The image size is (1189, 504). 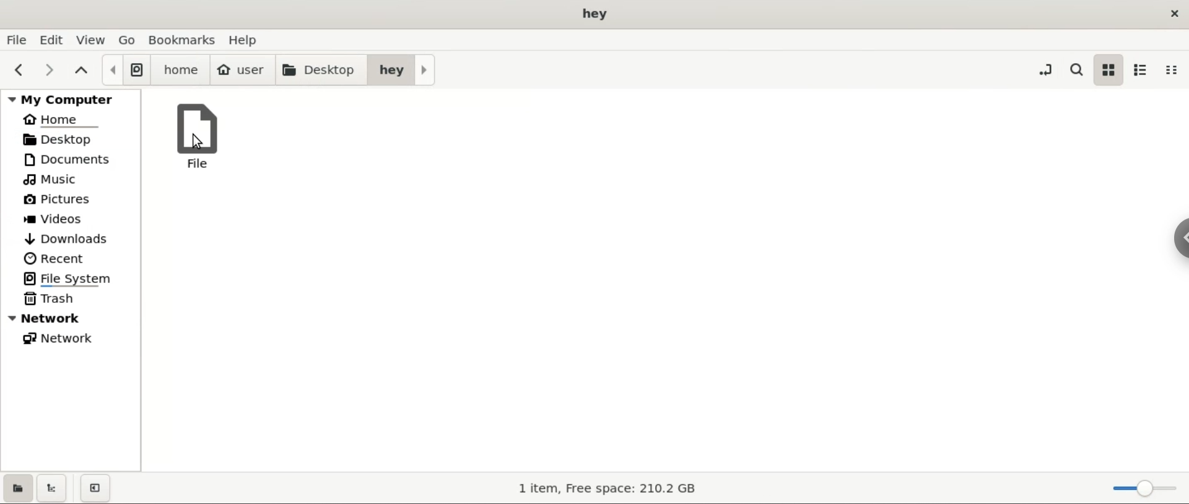 What do you see at coordinates (1143, 489) in the screenshot?
I see `zoom` at bounding box center [1143, 489].